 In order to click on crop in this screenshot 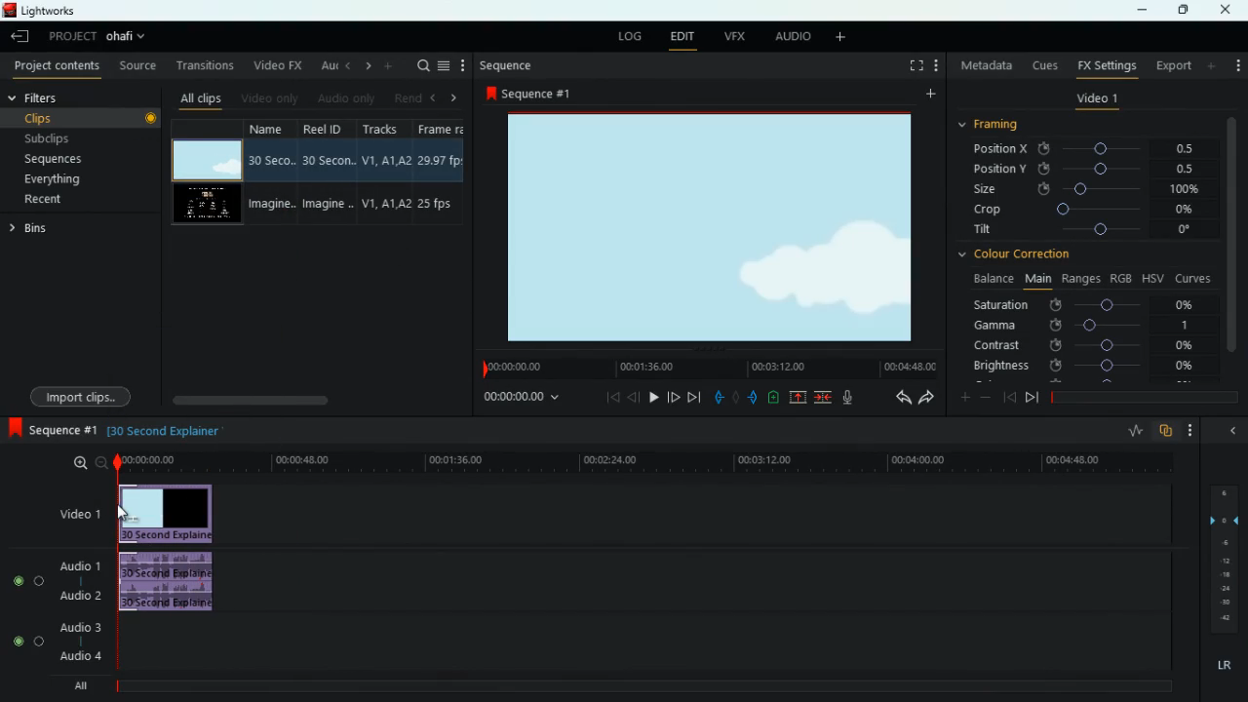, I will do `click(1081, 210)`.